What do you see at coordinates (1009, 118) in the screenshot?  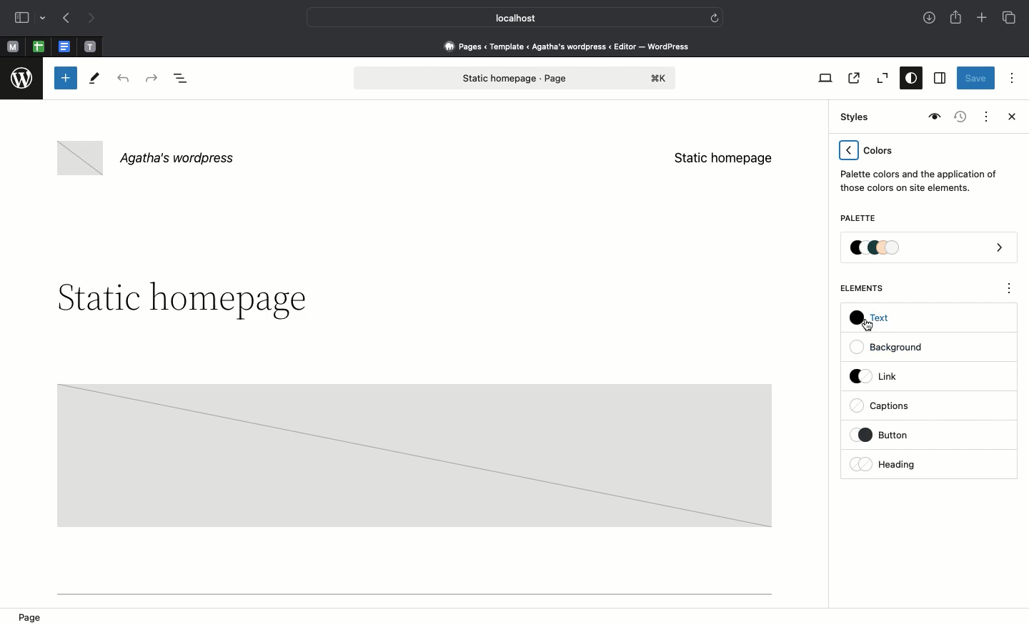 I see `Close` at bounding box center [1009, 118].